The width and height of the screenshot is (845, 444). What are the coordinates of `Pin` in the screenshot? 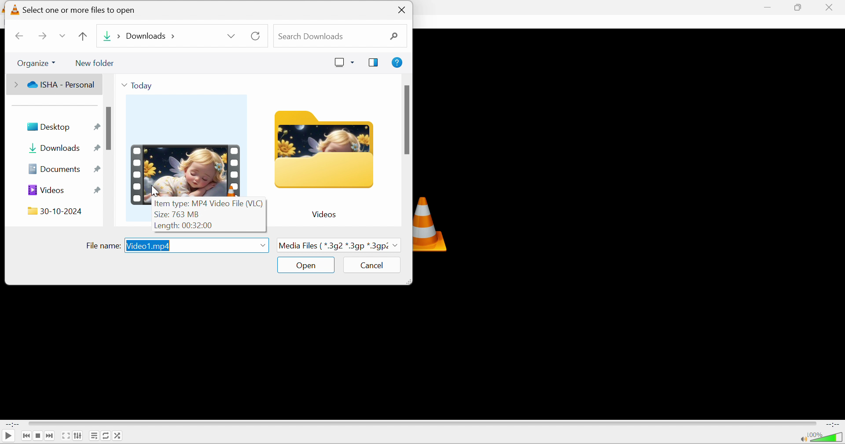 It's located at (101, 191).